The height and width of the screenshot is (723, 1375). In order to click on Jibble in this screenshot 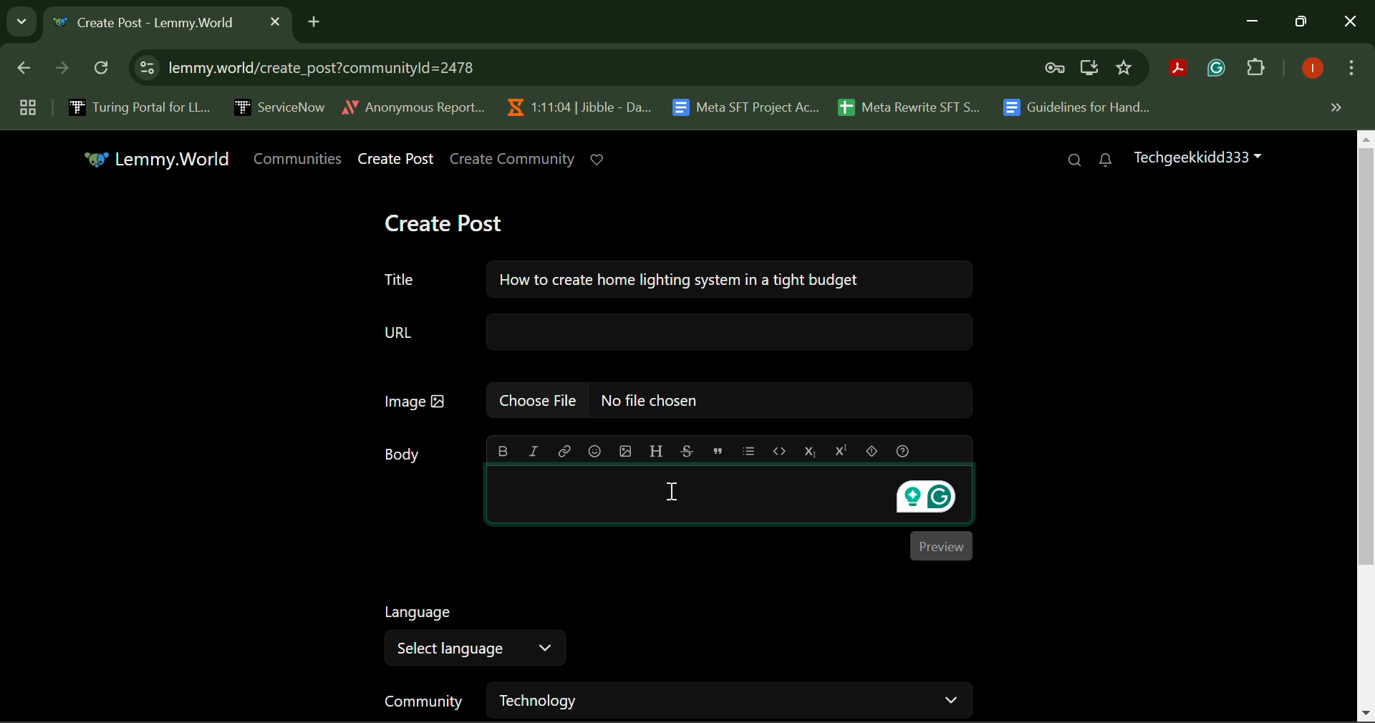, I will do `click(576, 104)`.